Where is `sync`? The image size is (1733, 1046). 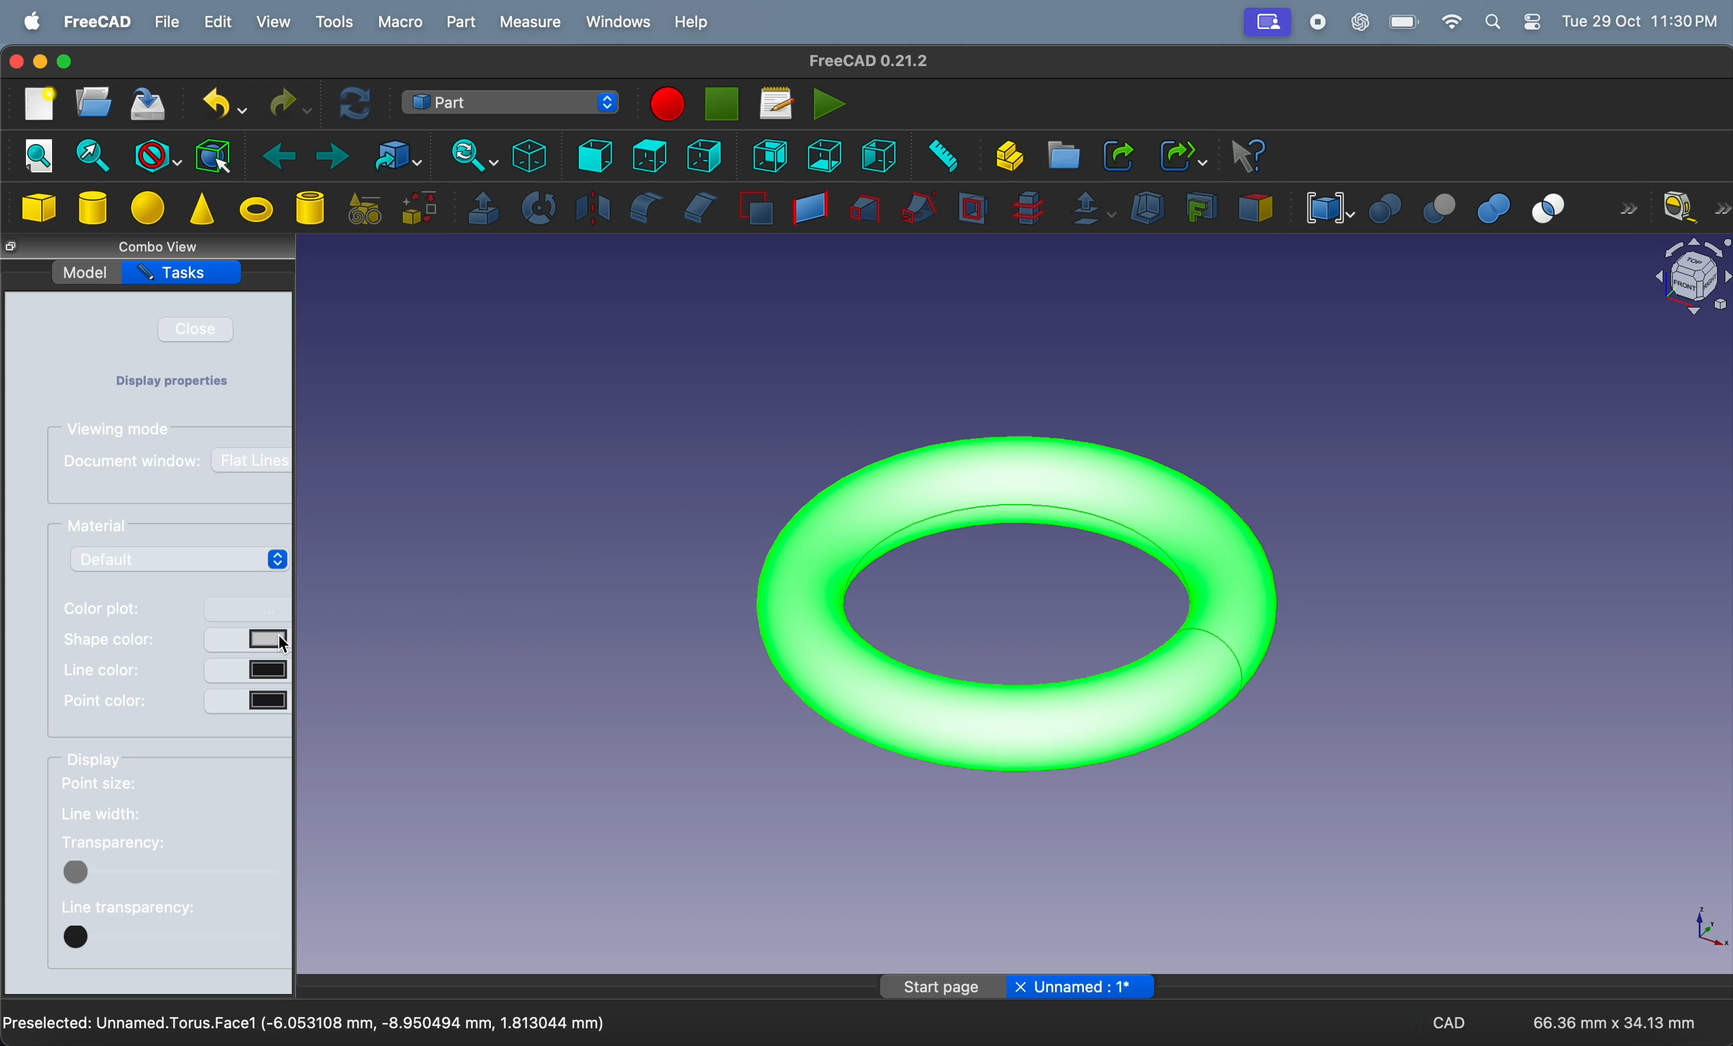
sync is located at coordinates (466, 154).